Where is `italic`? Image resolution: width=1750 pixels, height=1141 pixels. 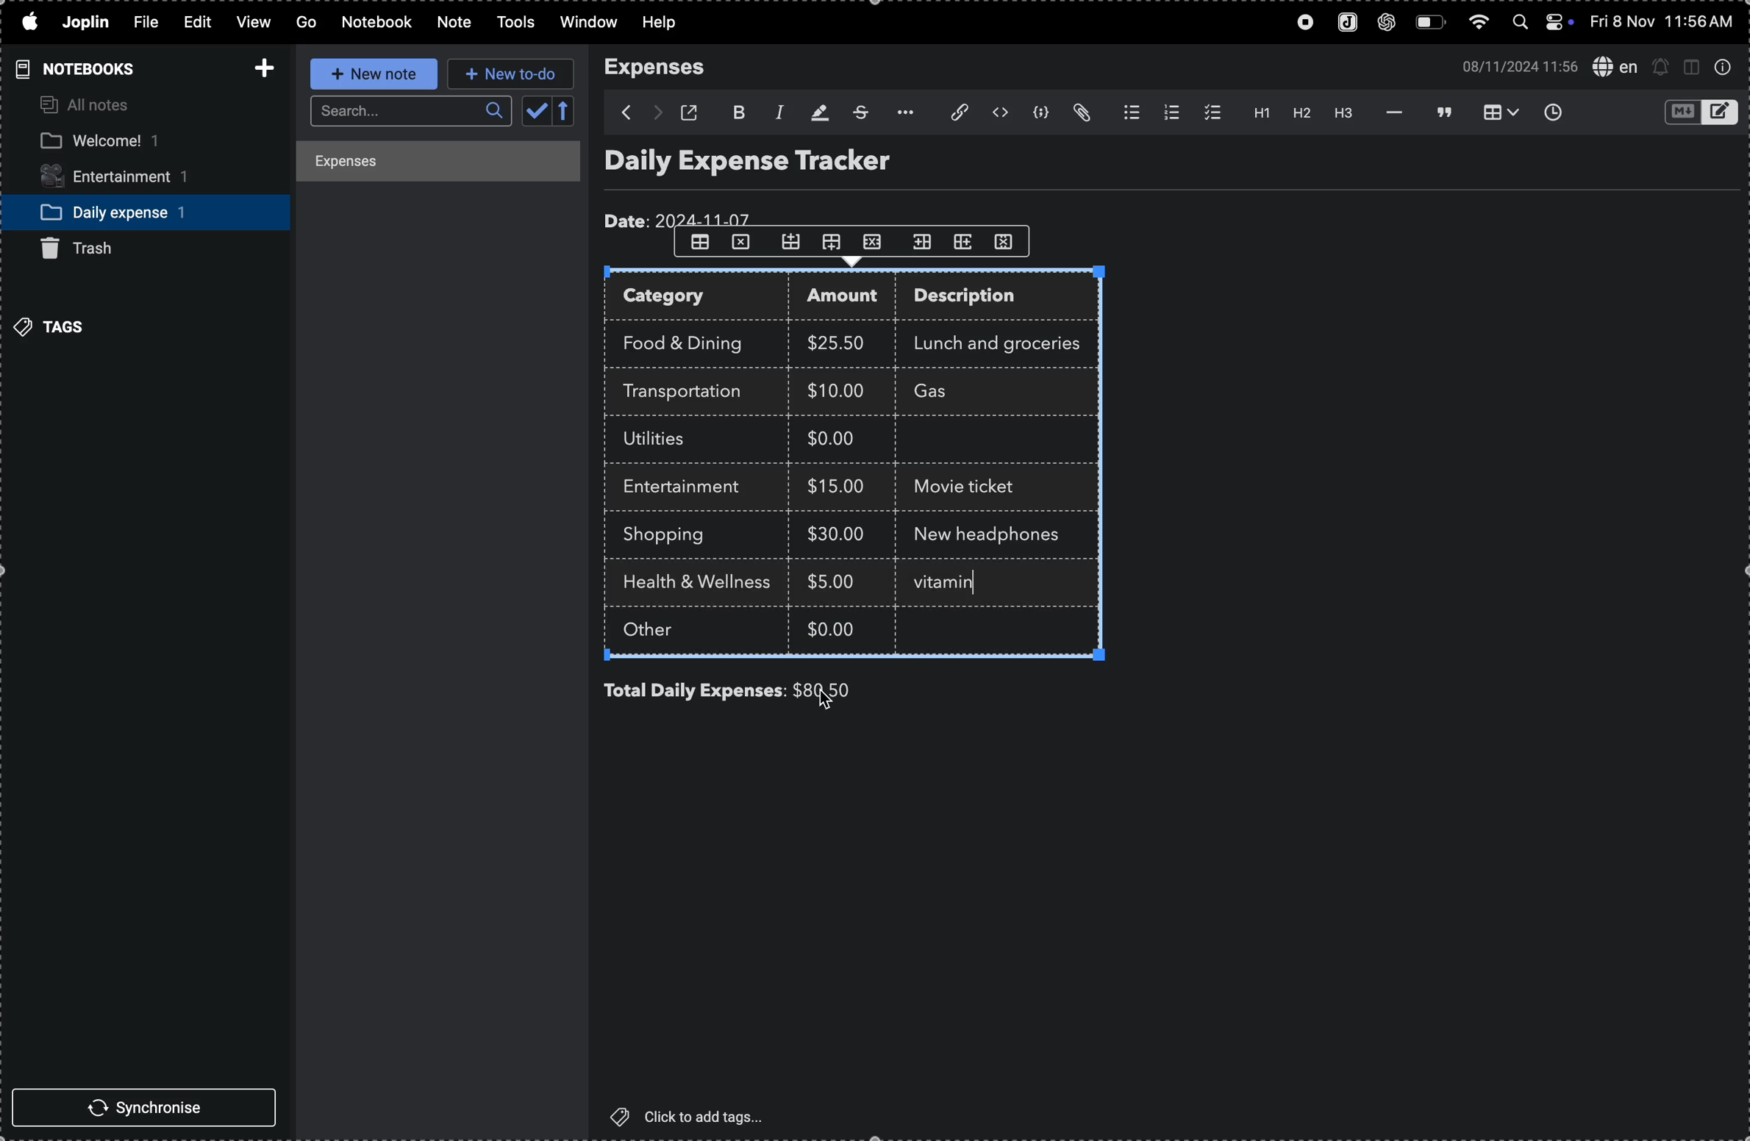 italic is located at coordinates (775, 111).